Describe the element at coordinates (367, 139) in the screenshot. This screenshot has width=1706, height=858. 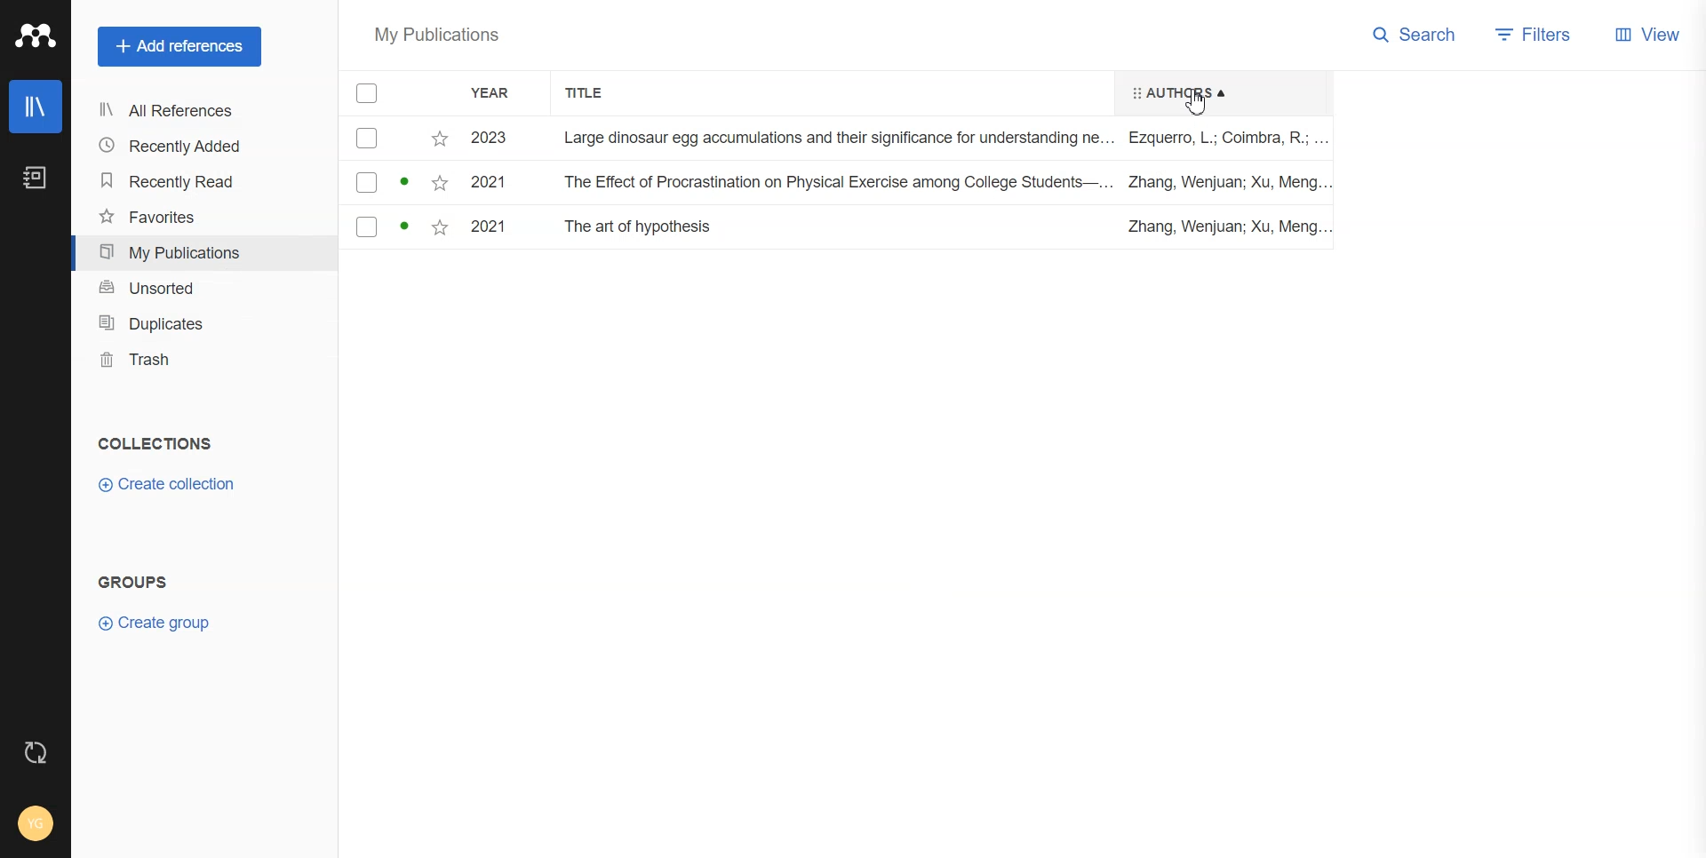
I see `Checkmark` at that location.